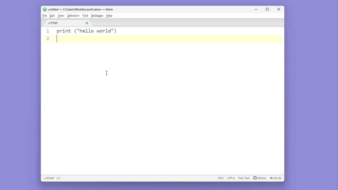 The image size is (338, 190). I want to click on 2:1, so click(59, 178).